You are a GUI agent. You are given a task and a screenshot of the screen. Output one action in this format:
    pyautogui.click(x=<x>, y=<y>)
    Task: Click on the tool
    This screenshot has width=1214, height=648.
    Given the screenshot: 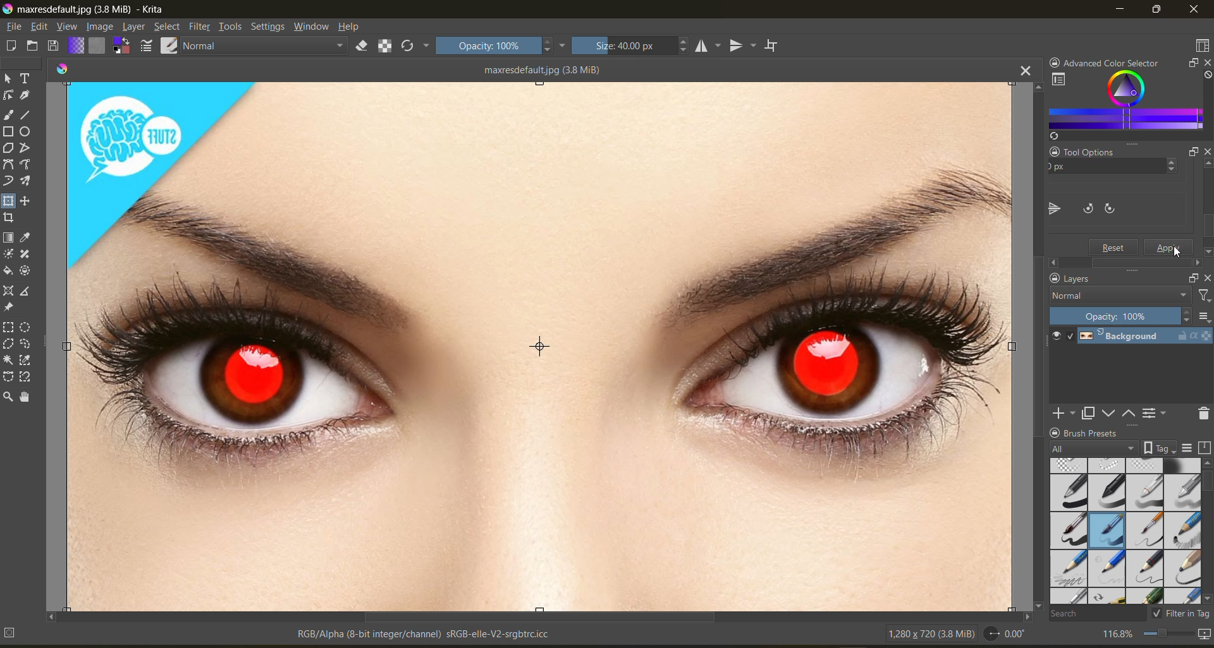 What is the action you would take?
    pyautogui.click(x=9, y=131)
    